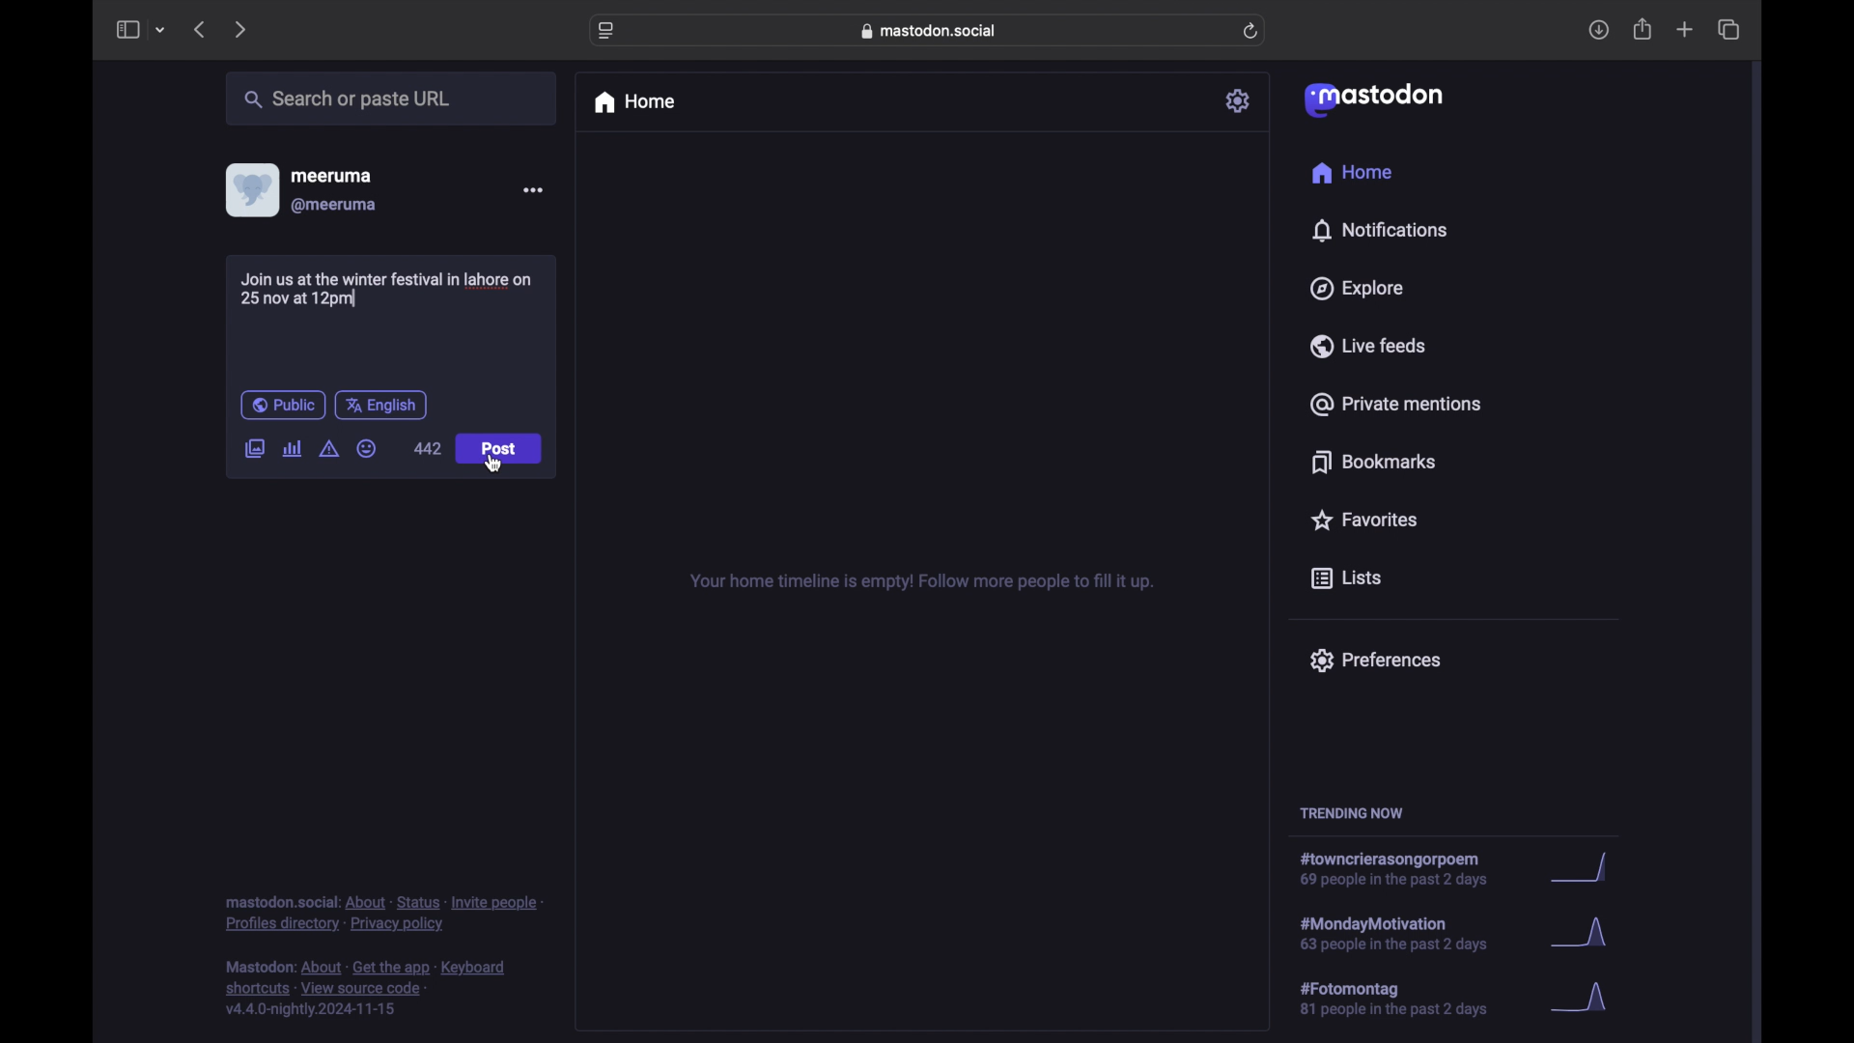 The image size is (1854, 1043). I want to click on next, so click(242, 29).